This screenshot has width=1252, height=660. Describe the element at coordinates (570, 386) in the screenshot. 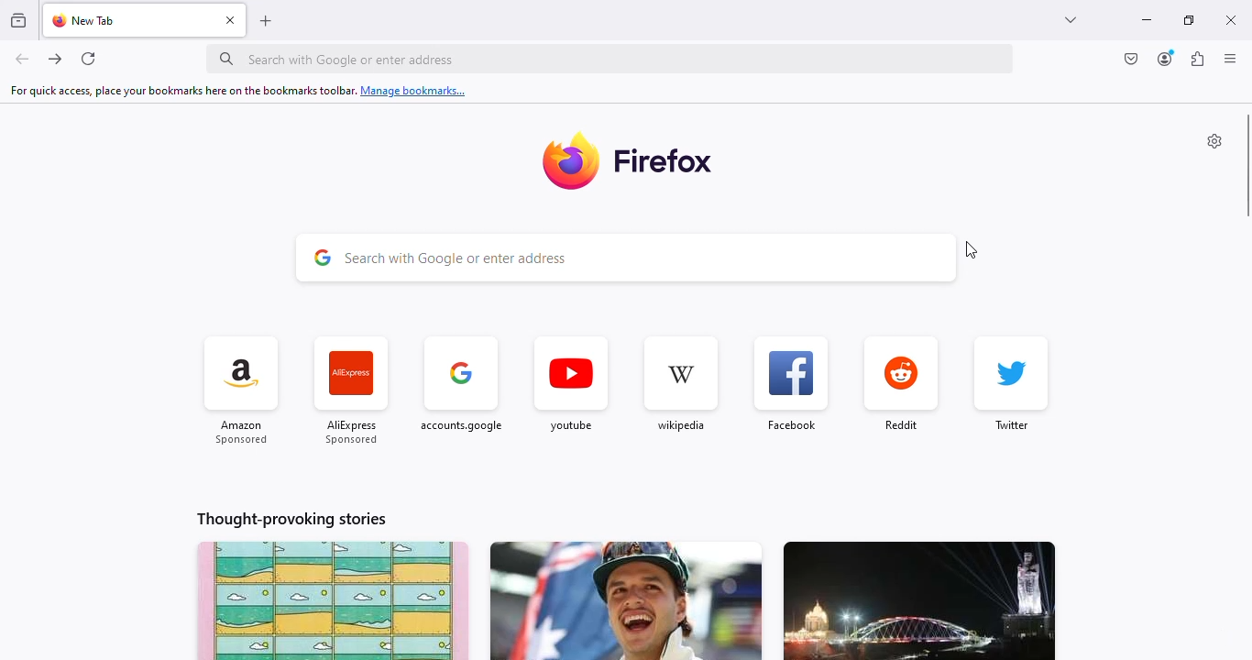

I see `youtube` at that location.